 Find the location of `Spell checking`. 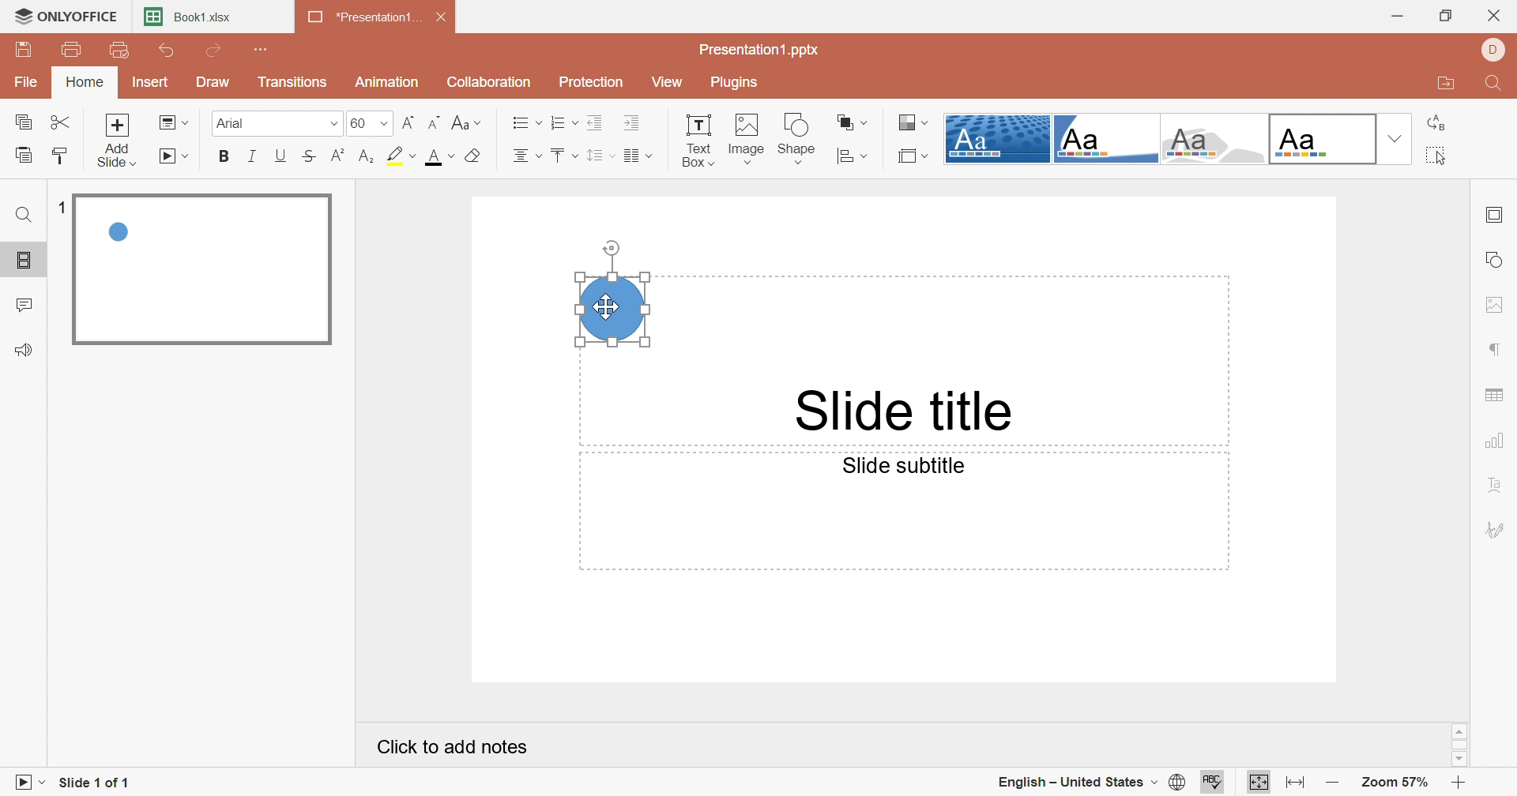

Spell checking is located at coordinates (1214, 783).